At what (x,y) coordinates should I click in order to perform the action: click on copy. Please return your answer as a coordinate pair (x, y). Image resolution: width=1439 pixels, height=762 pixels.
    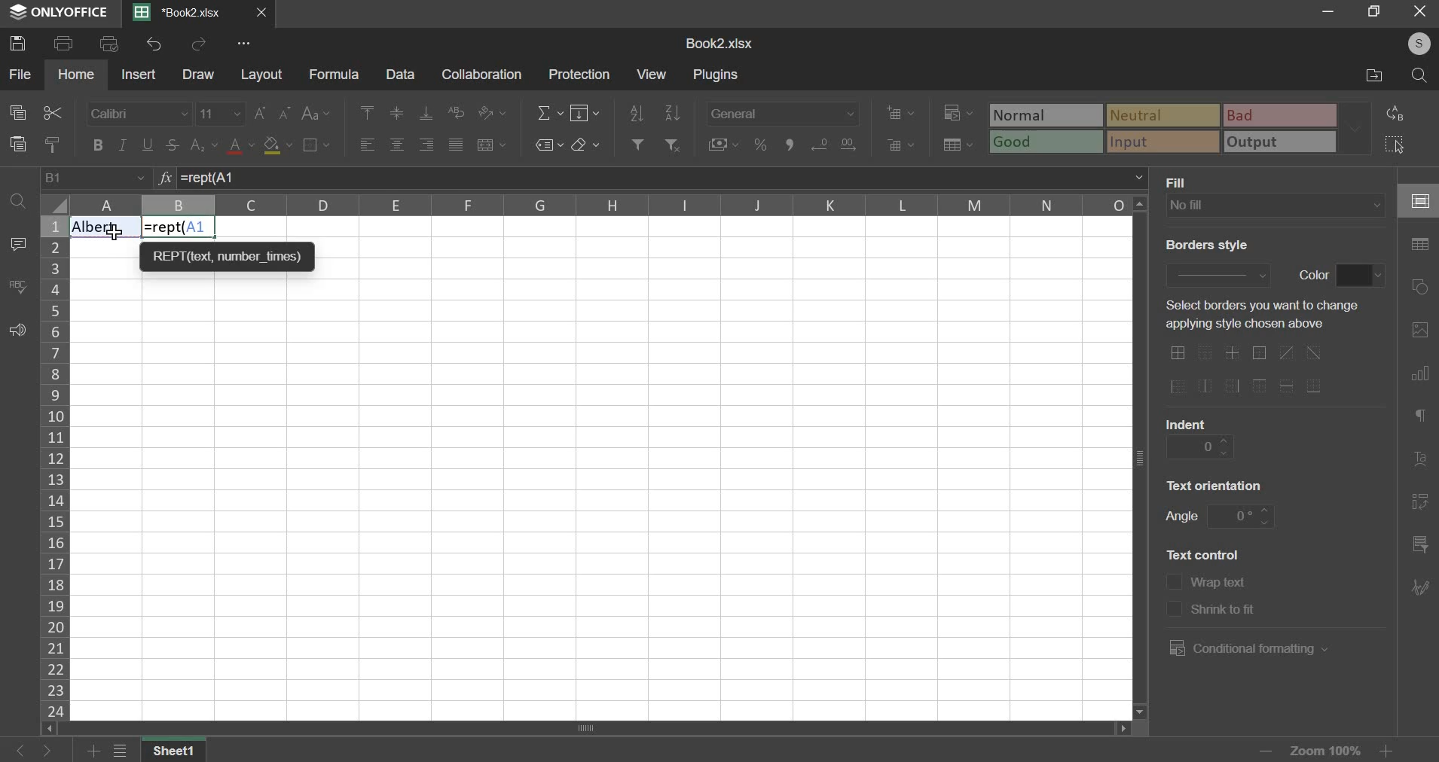
    Looking at the image, I should click on (18, 112).